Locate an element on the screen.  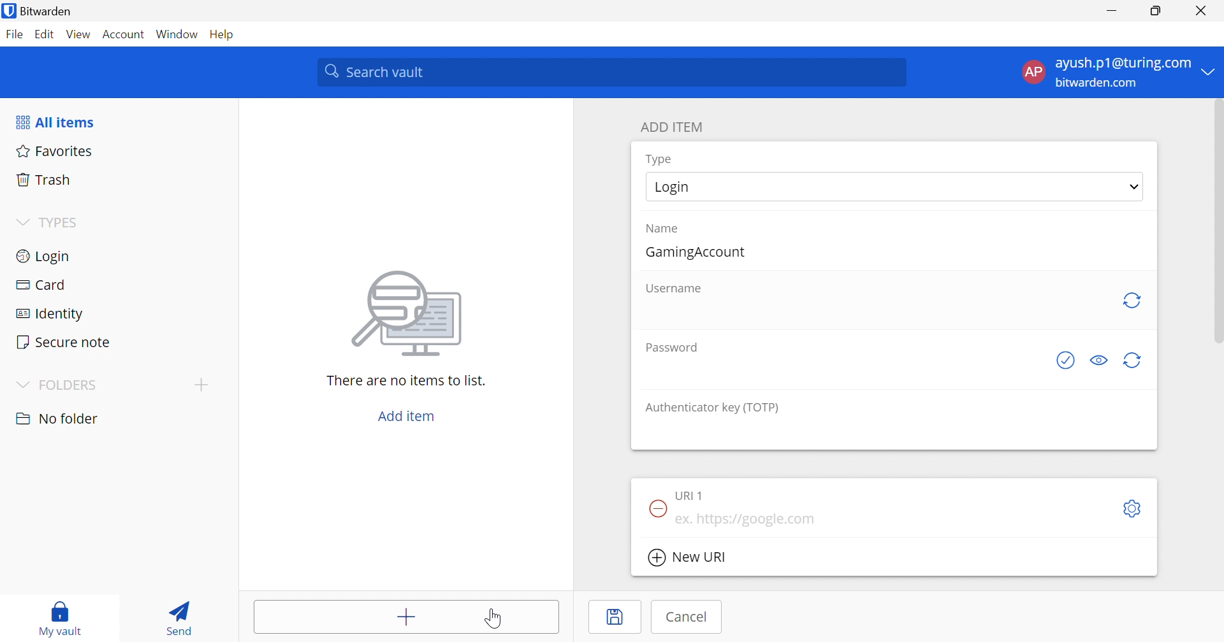
URI 1 is located at coordinates (694, 495).